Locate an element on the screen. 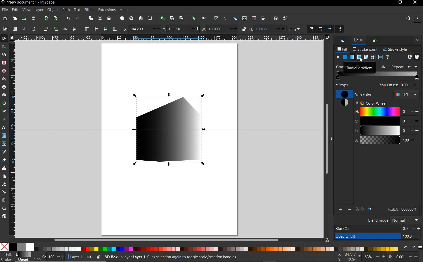 Image resolution: width=423 pixels, height=262 pixels. ZOOM DRAWING is located at coordinates (131, 19).